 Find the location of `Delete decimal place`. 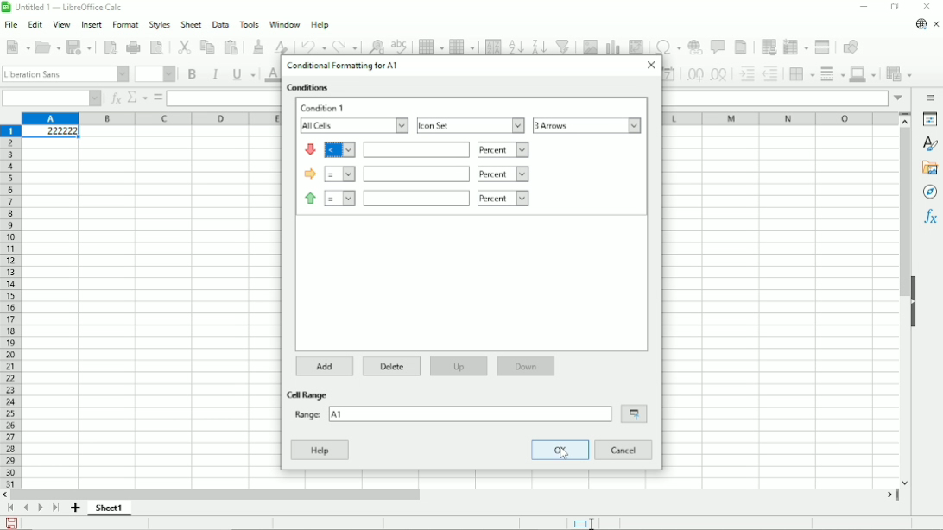

Delete decimal place is located at coordinates (720, 75).